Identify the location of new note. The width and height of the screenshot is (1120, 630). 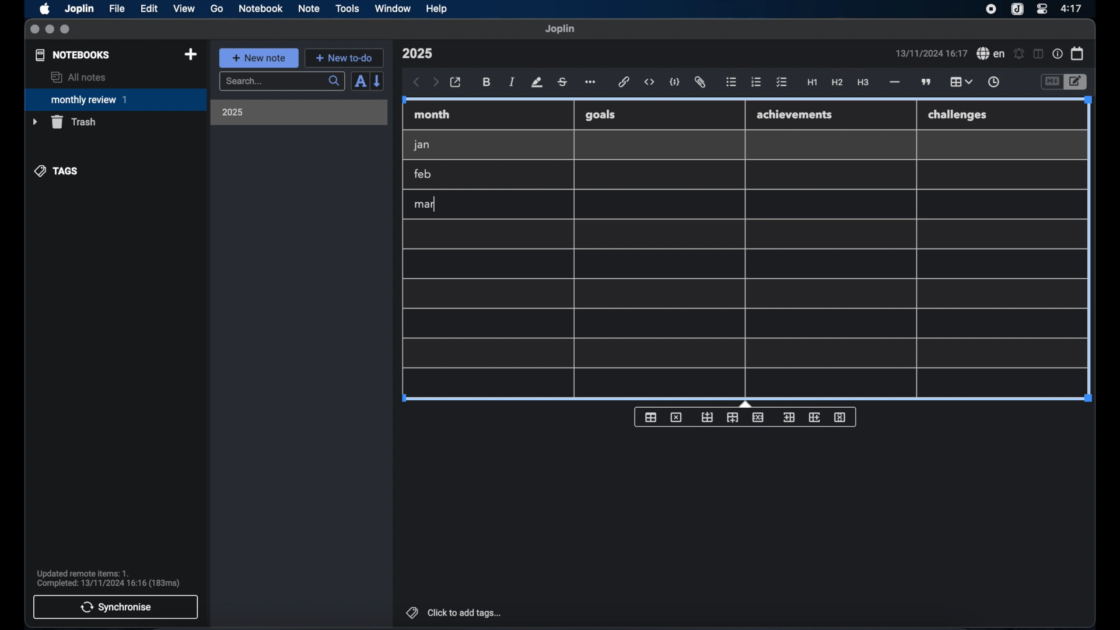
(258, 58).